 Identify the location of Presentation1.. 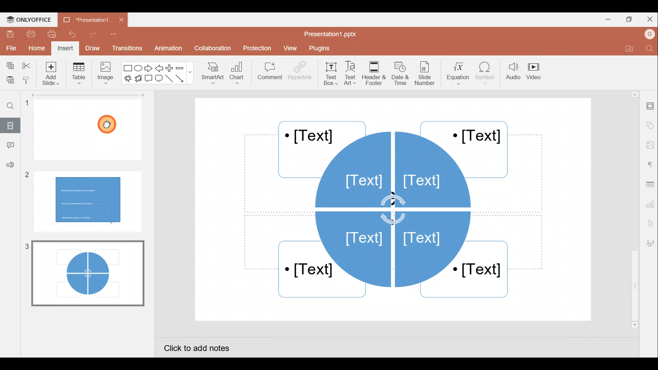
(86, 20).